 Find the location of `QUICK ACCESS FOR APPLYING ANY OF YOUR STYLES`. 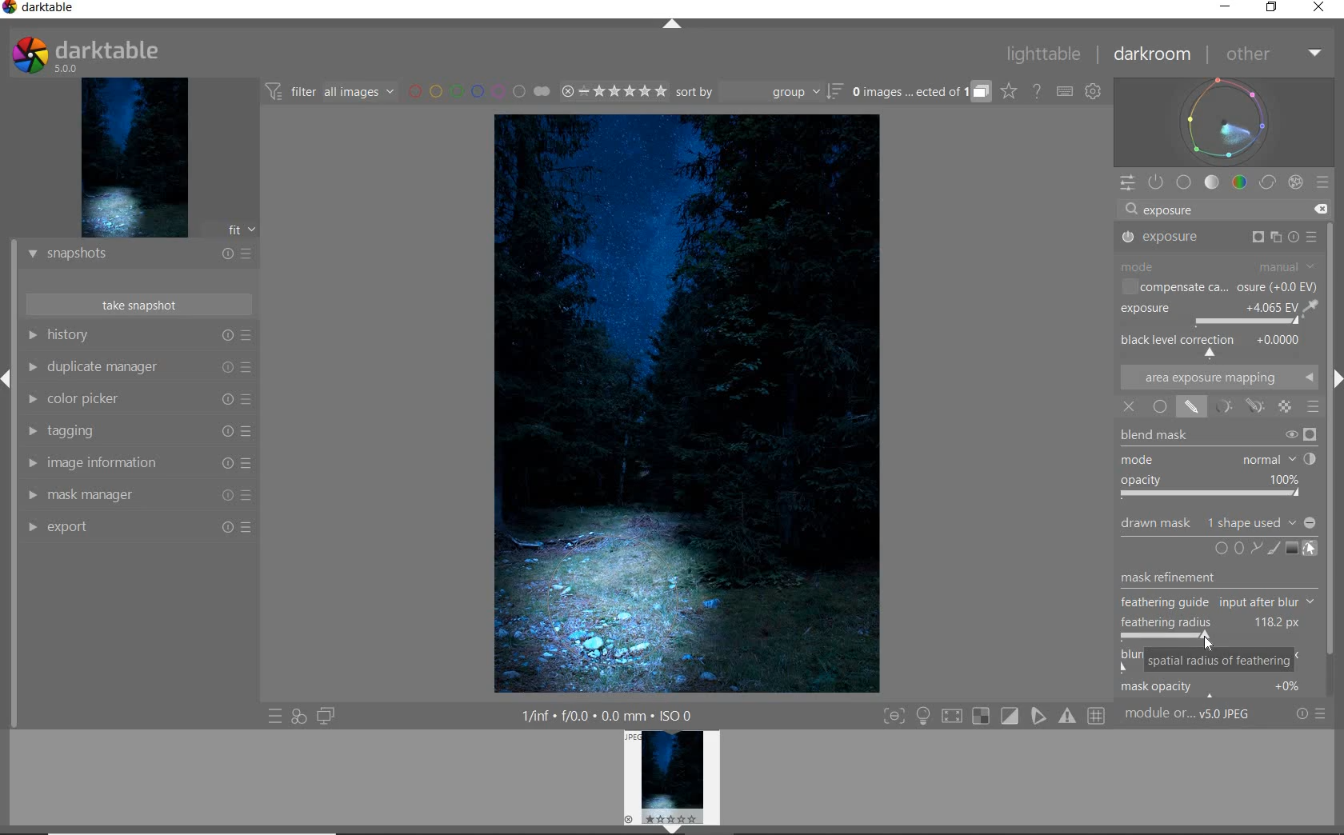

QUICK ACCESS FOR APPLYING ANY OF YOUR STYLES is located at coordinates (298, 717).